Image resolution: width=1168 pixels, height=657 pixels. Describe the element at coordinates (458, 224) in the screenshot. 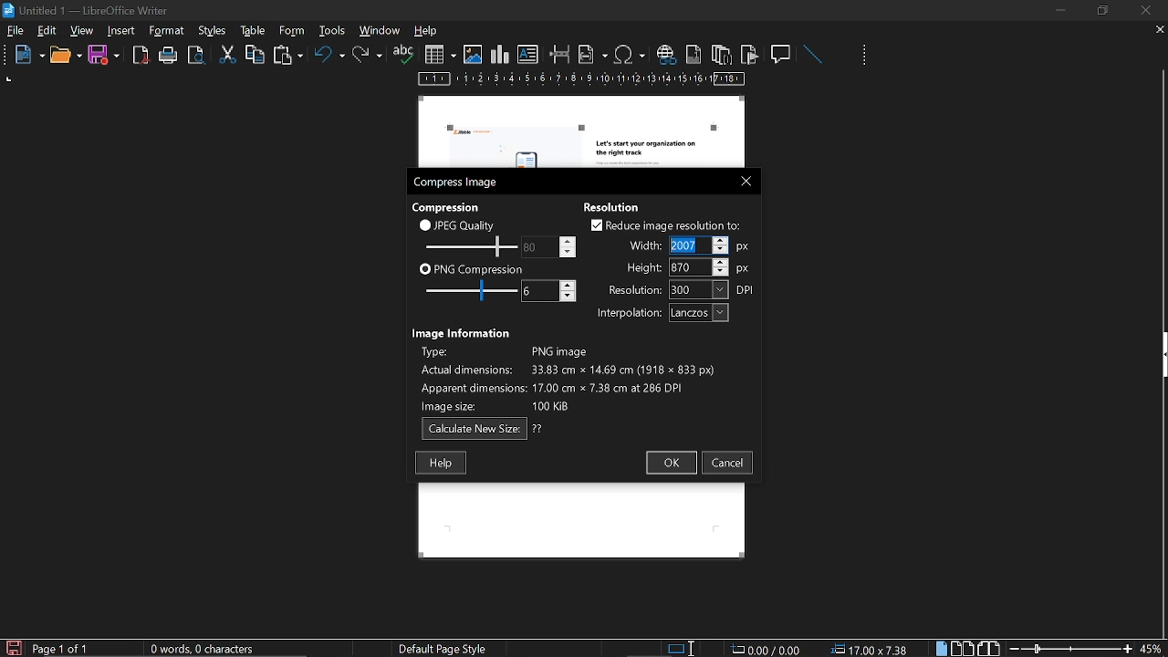

I see `jpeg quality` at that location.